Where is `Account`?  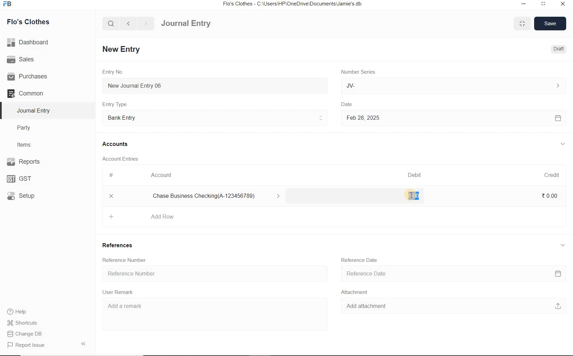 Account is located at coordinates (163, 175).